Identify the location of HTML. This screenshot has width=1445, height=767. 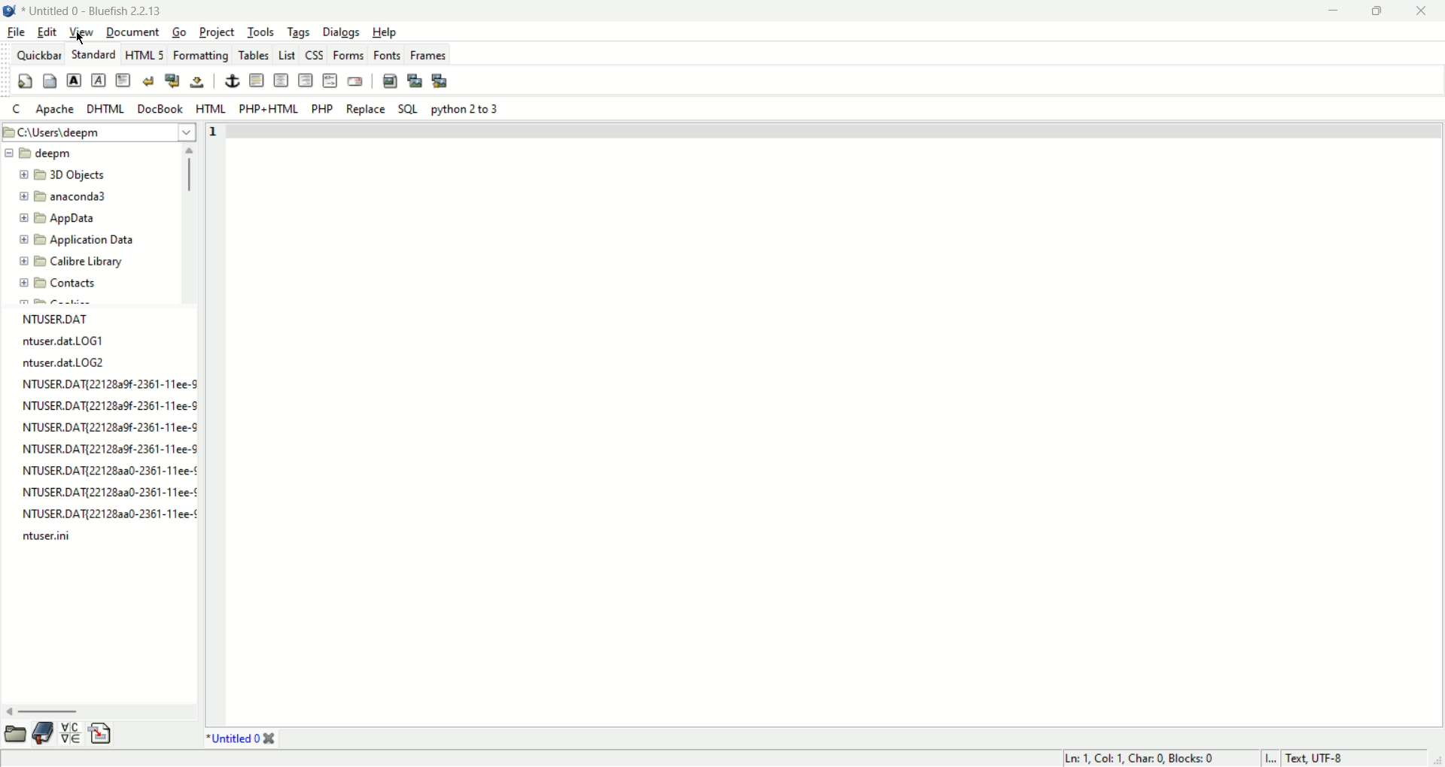
(211, 108).